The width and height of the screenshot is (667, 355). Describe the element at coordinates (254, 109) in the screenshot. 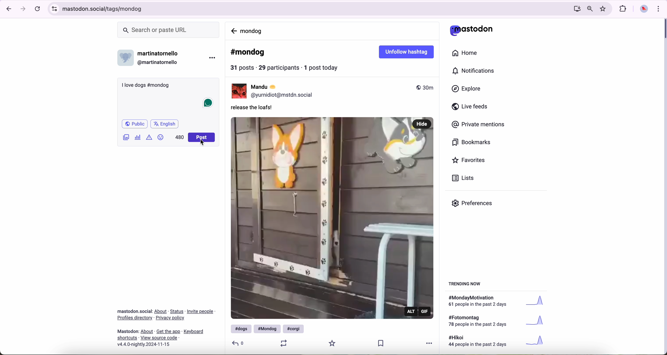

I see `release the loafs!` at that location.